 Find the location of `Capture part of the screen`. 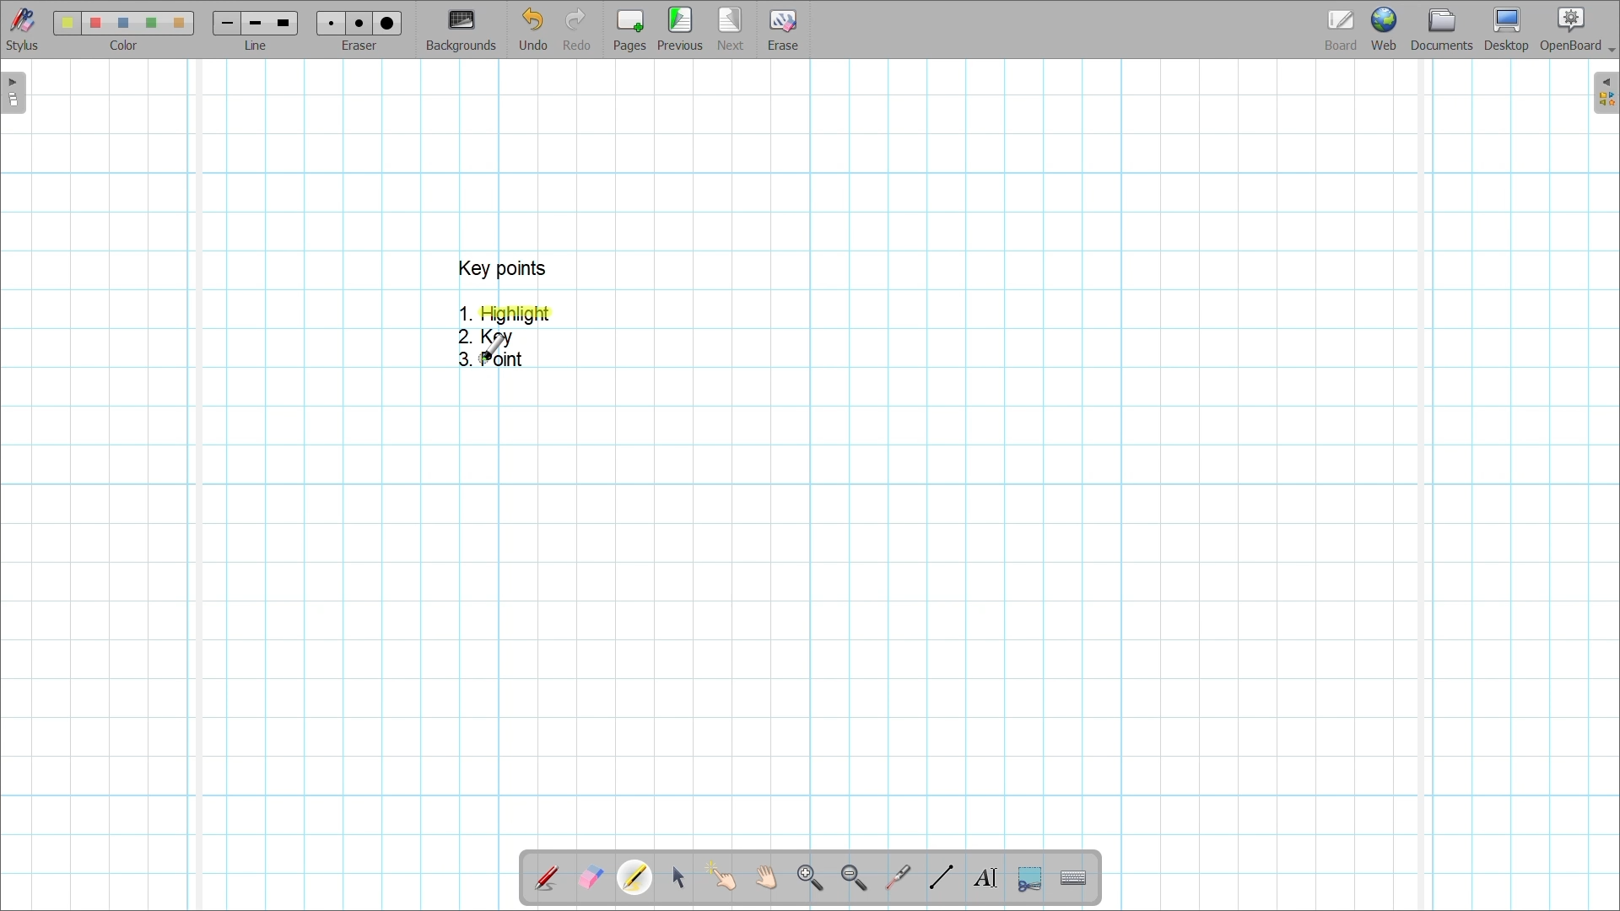

Capture part of the screen is located at coordinates (1030, 880).